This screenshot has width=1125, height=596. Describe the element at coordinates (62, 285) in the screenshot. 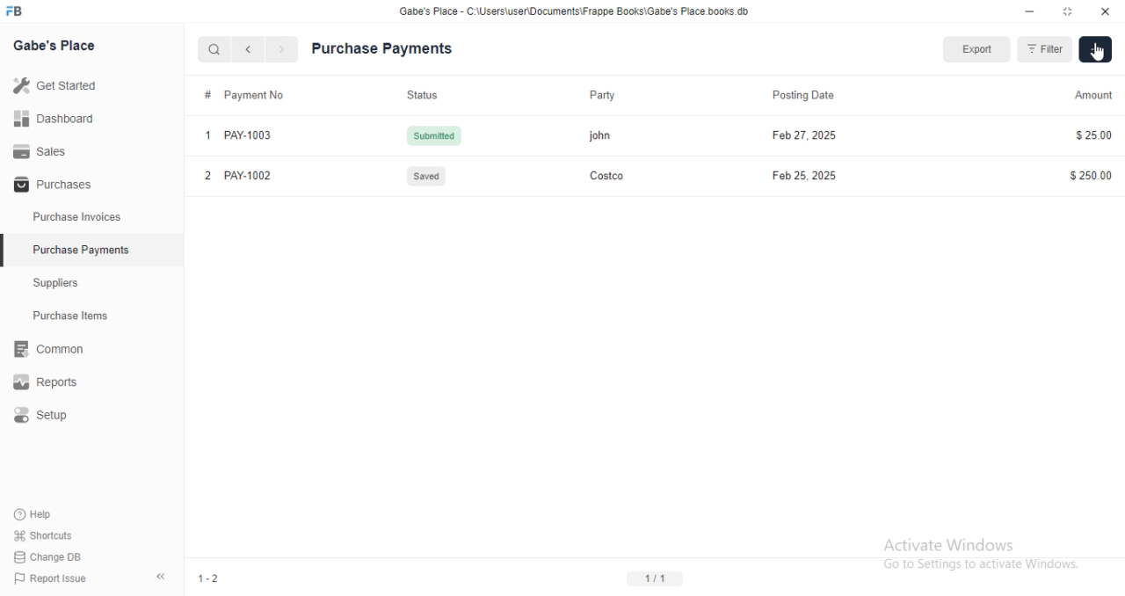

I see `Suppliers` at that location.